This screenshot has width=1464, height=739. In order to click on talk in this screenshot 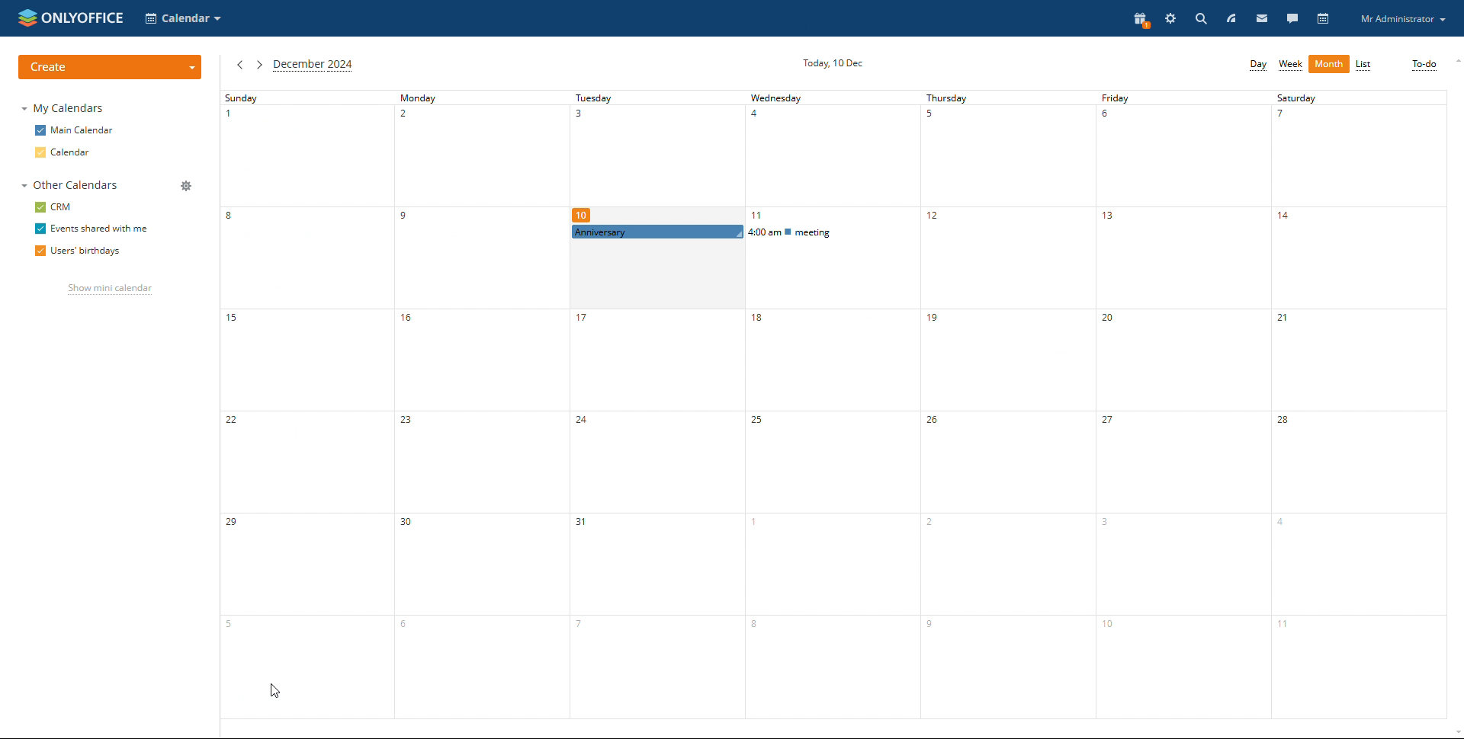, I will do `click(1292, 18)`.